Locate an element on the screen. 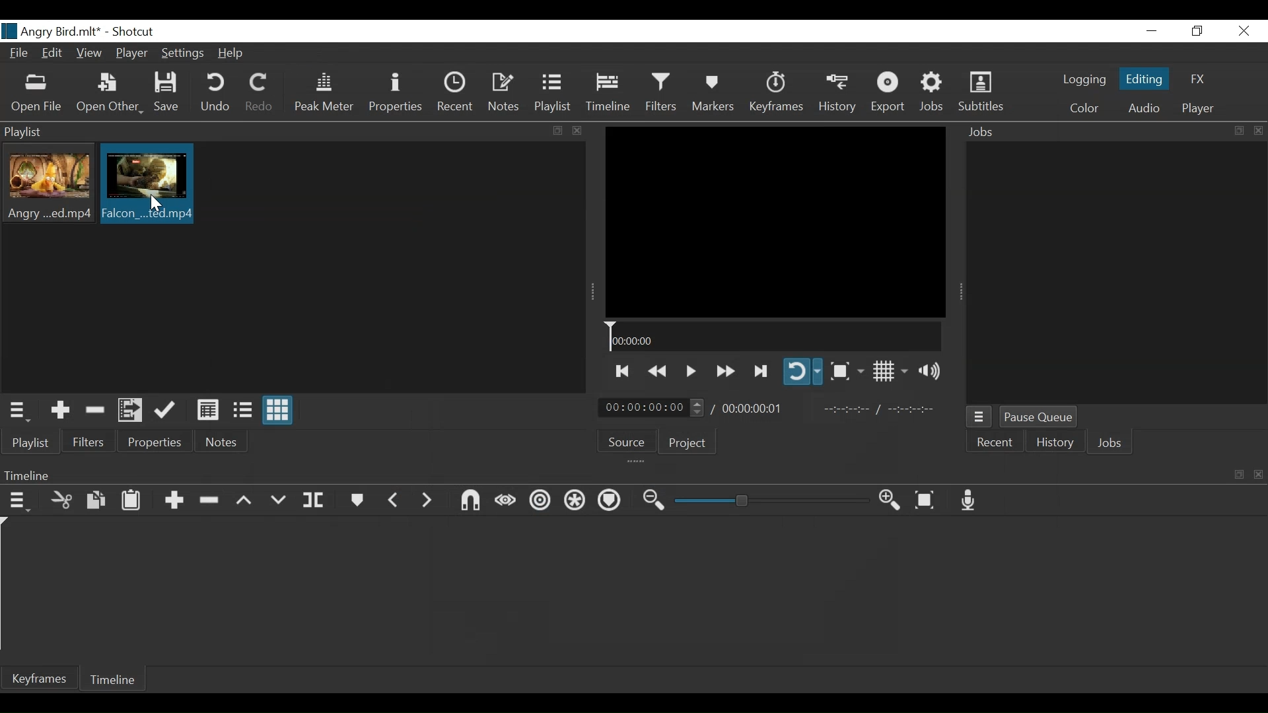 The width and height of the screenshot is (1268, 713). Source is located at coordinates (631, 440).